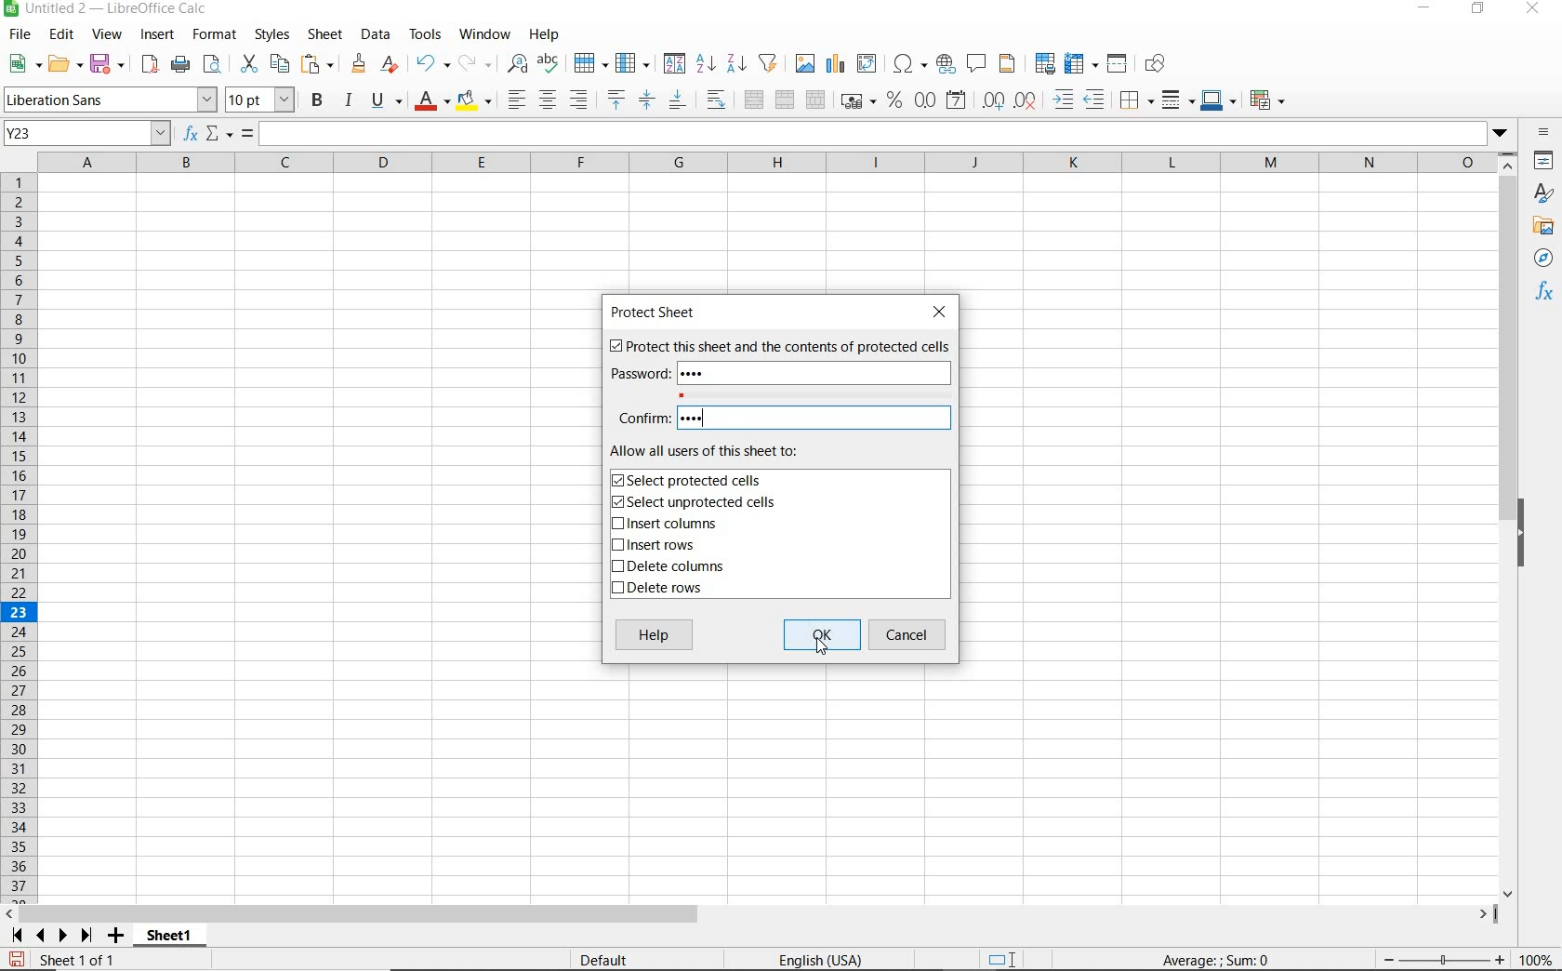 This screenshot has width=1562, height=971. Describe the element at coordinates (107, 63) in the screenshot. I see `SAVE` at that location.